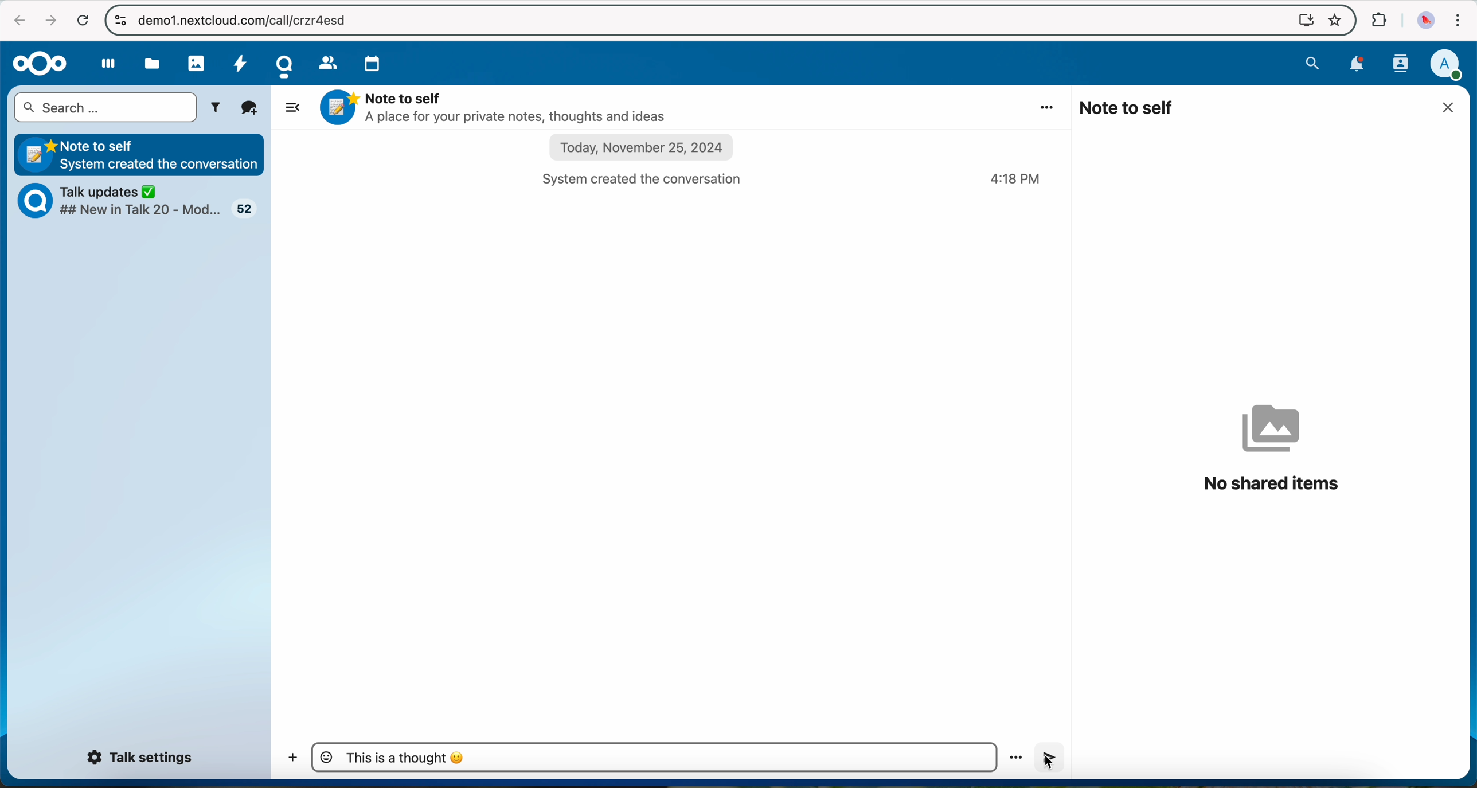 The width and height of the screenshot is (1477, 788). I want to click on filters, so click(218, 108).